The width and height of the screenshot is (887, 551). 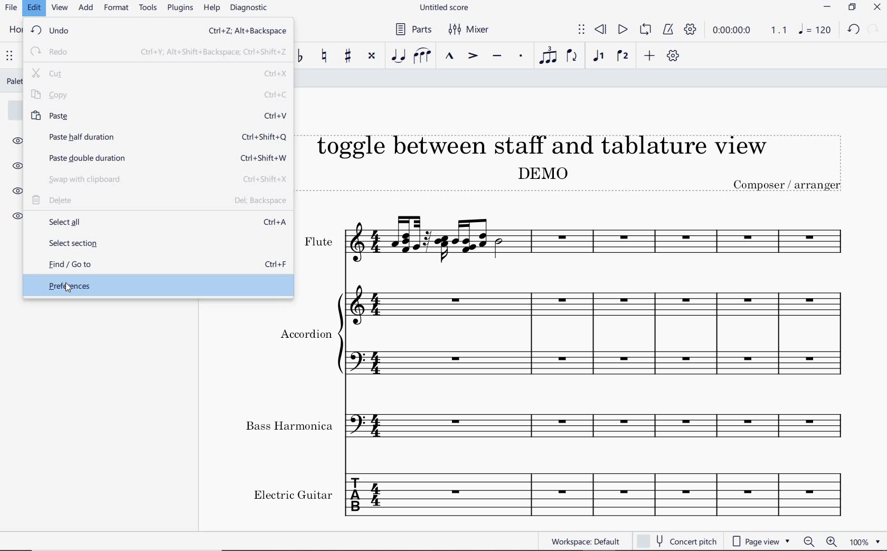 What do you see at coordinates (158, 137) in the screenshot?
I see `paste half duration` at bounding box center [158, 137].